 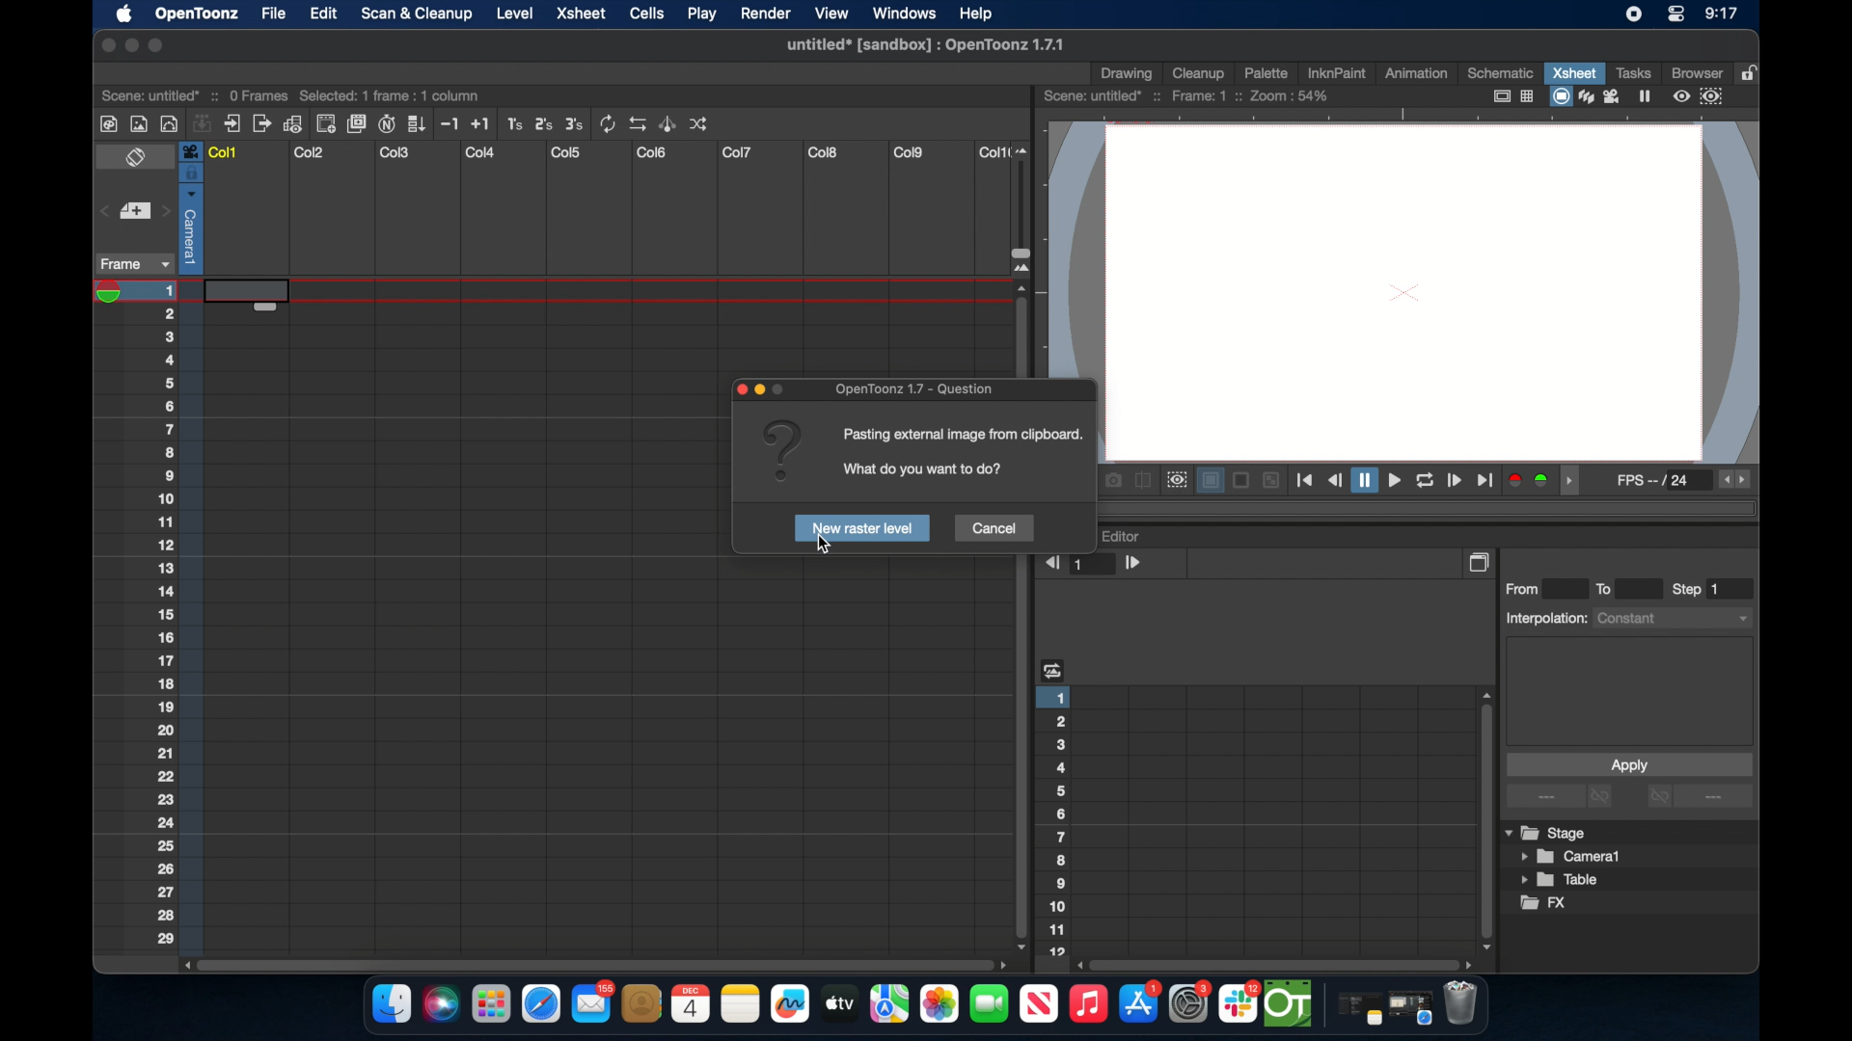 What do you see at coordinates (960, 435) in the screenshot?
I see `info` at bounding box center [960, 435].